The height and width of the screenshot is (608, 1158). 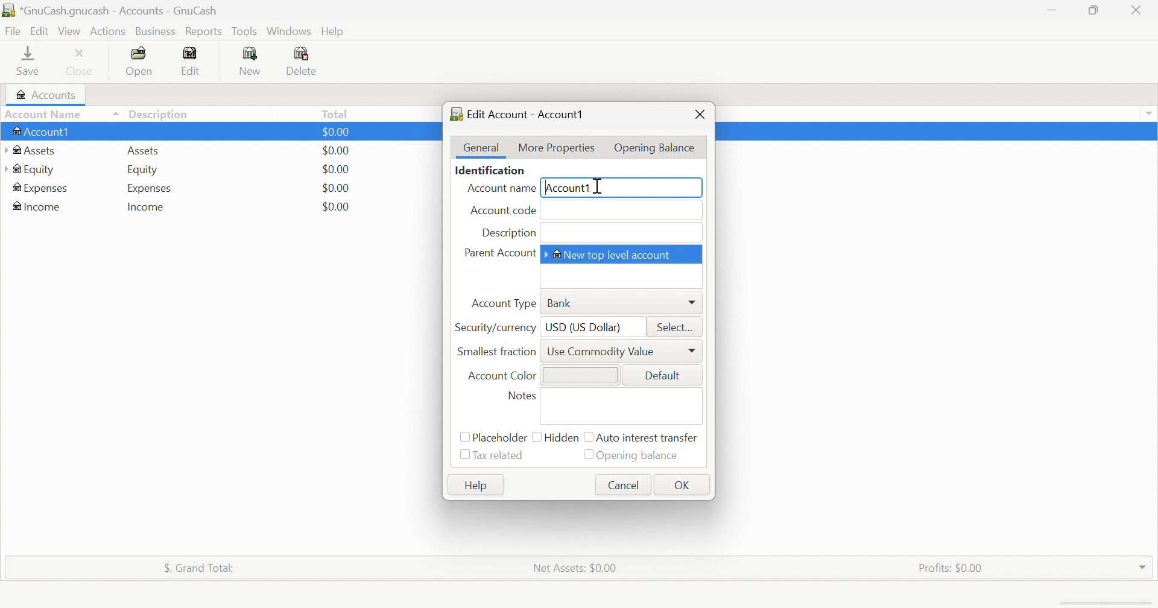 What do you see at coordinates (495, 351) in the screenshot?
I see `Smallest Fraction` at bounding box center [495, 351].